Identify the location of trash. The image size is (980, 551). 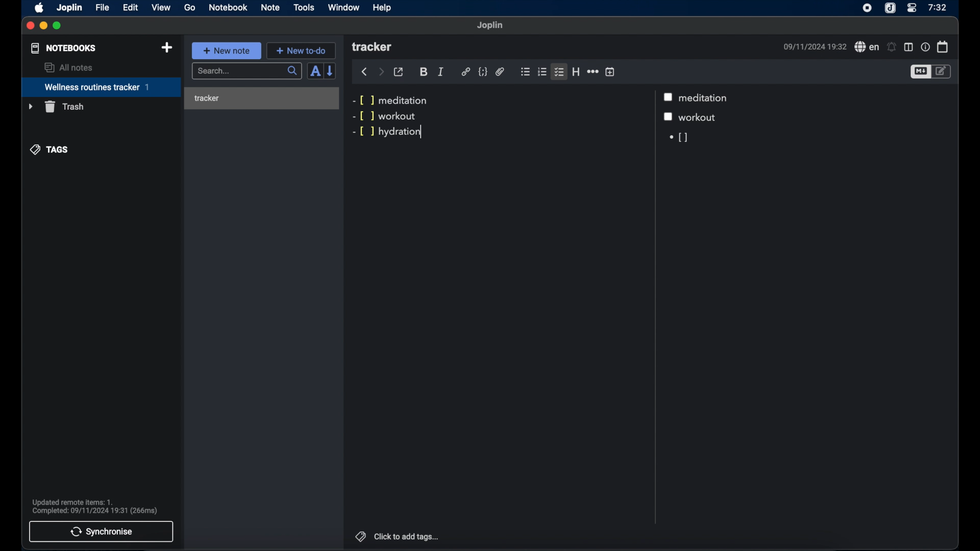
(56, 107).